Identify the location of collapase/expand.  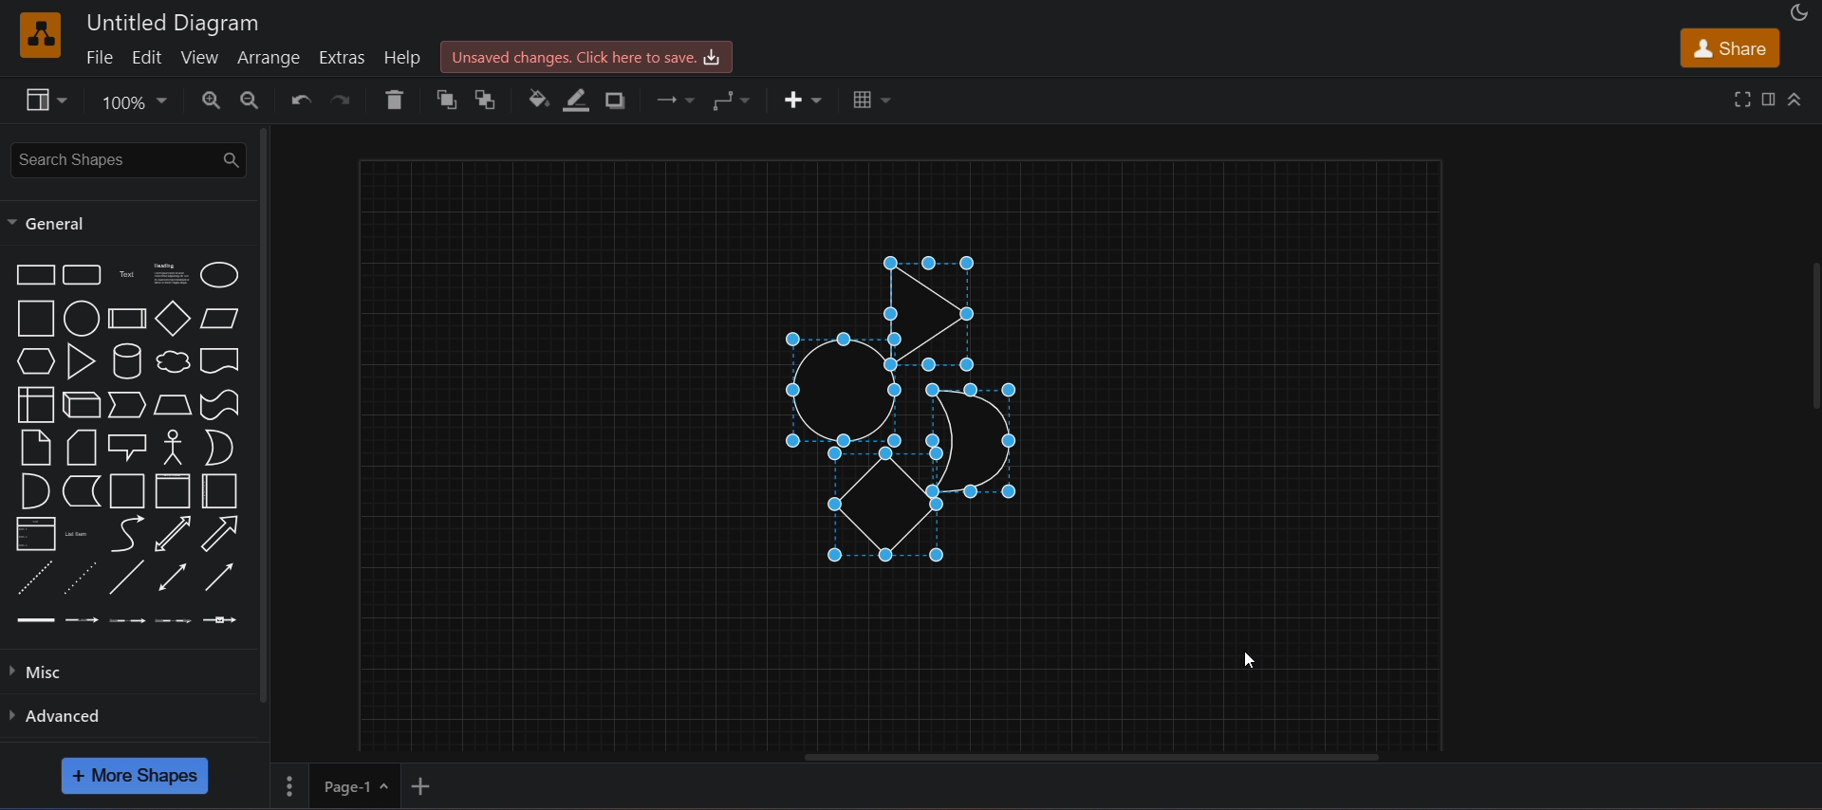
(1796, 98).